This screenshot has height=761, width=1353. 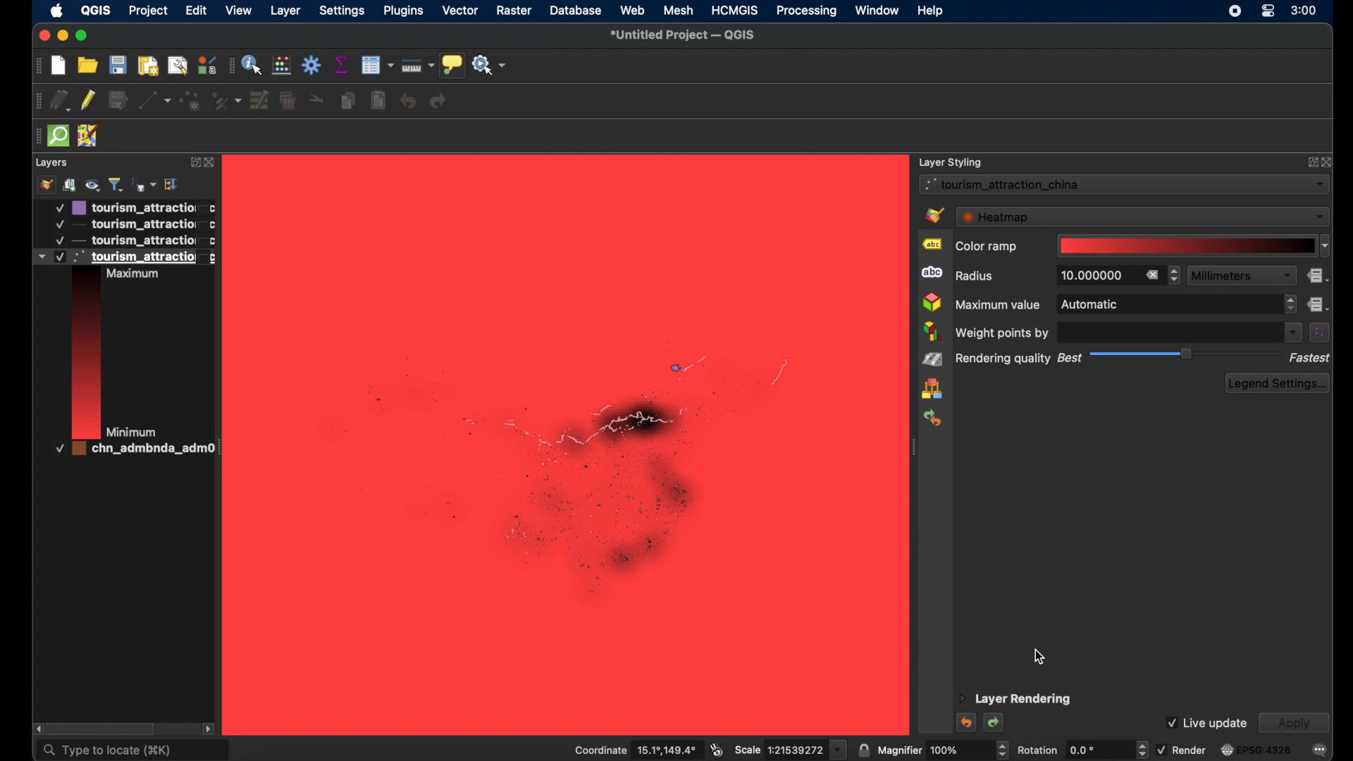 What do you see at coordinates (145, 185) in the screenshot?
I see `filter legend by expression` at bounding box center [145, 185].